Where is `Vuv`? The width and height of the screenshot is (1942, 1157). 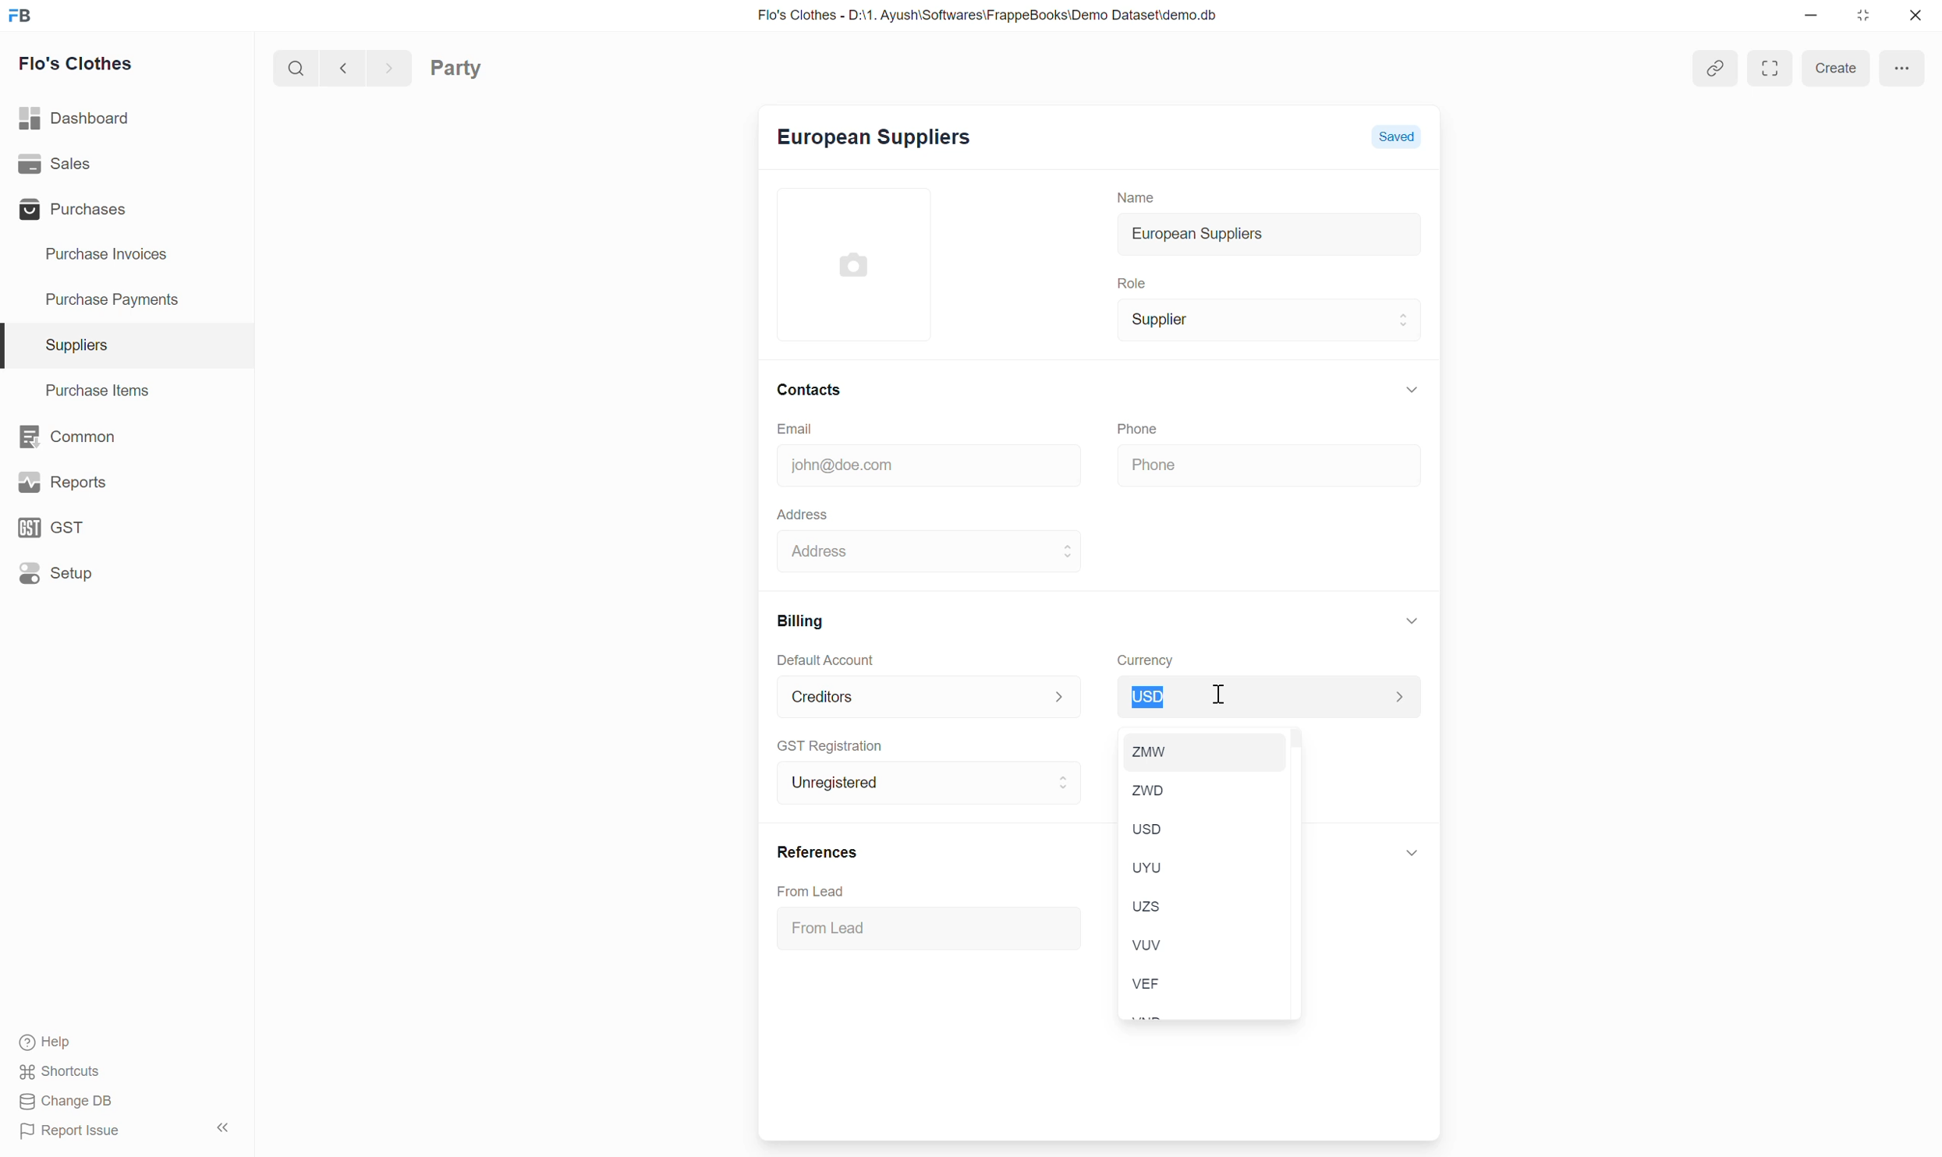 Vuv is located at coordinates (1149, 945).